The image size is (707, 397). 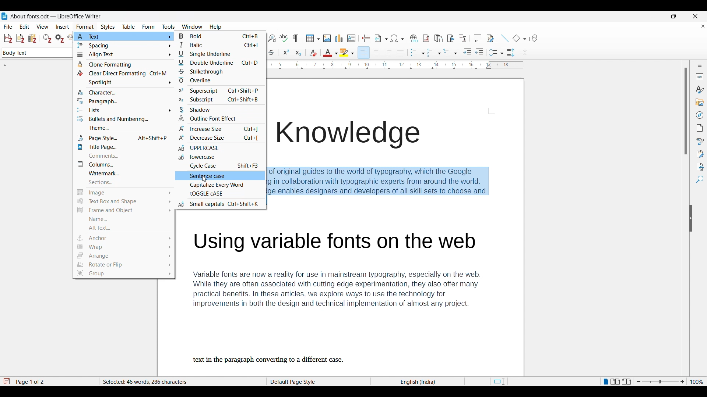 What do you see at coordinates (120, 182) in the screenshot?
I see `Sections` at bounding box center [120, 182].